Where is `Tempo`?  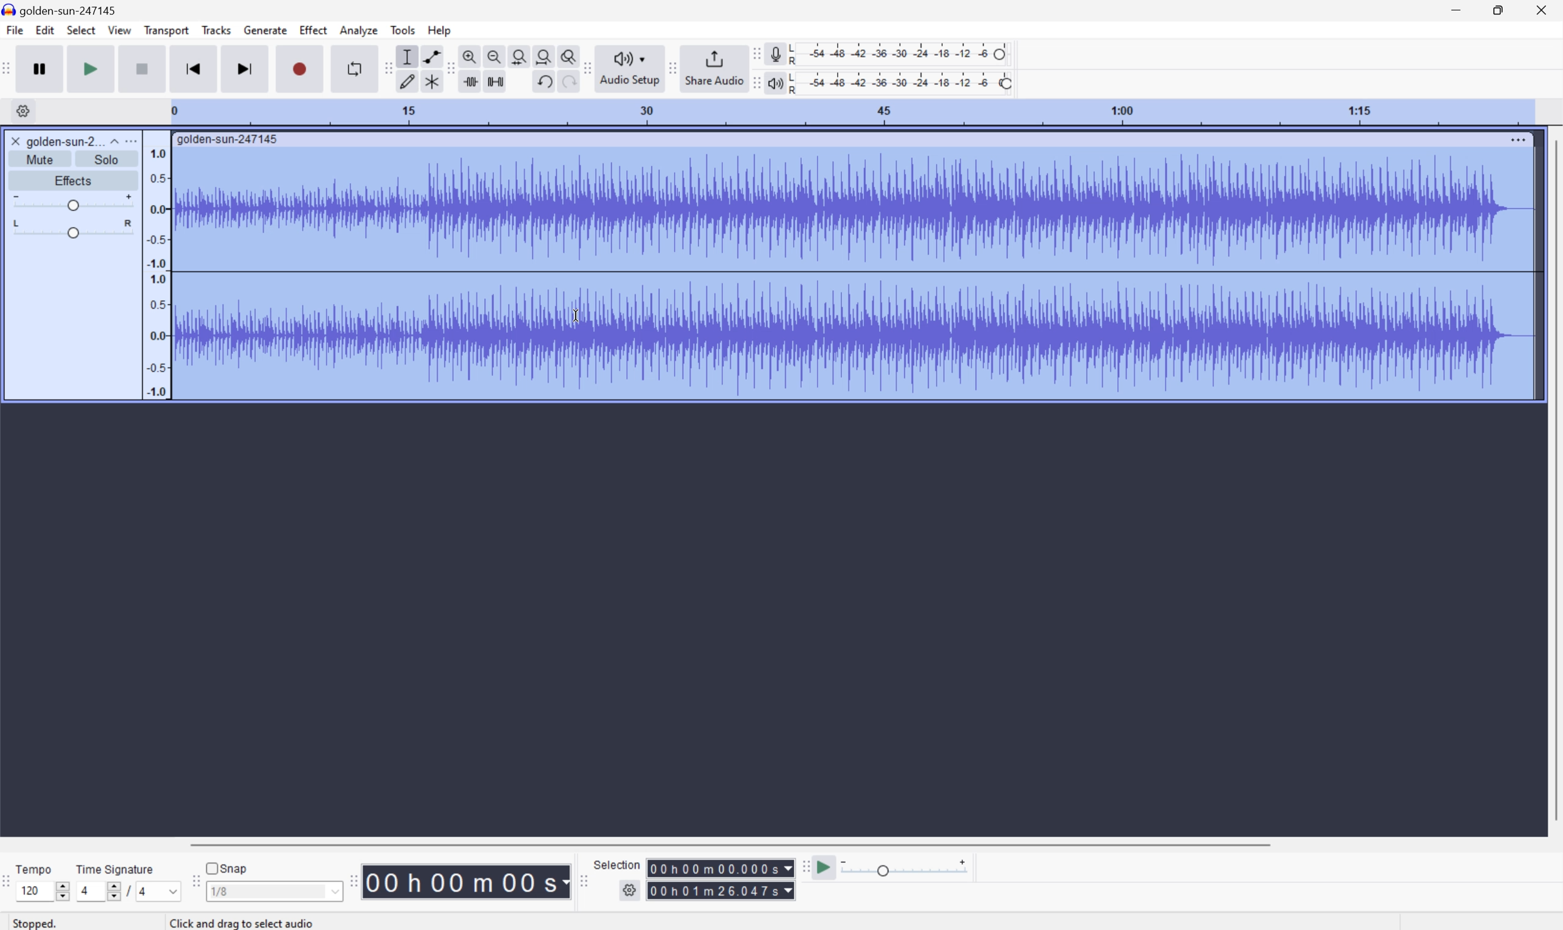 Tempo is located at coordinates (37, 867).